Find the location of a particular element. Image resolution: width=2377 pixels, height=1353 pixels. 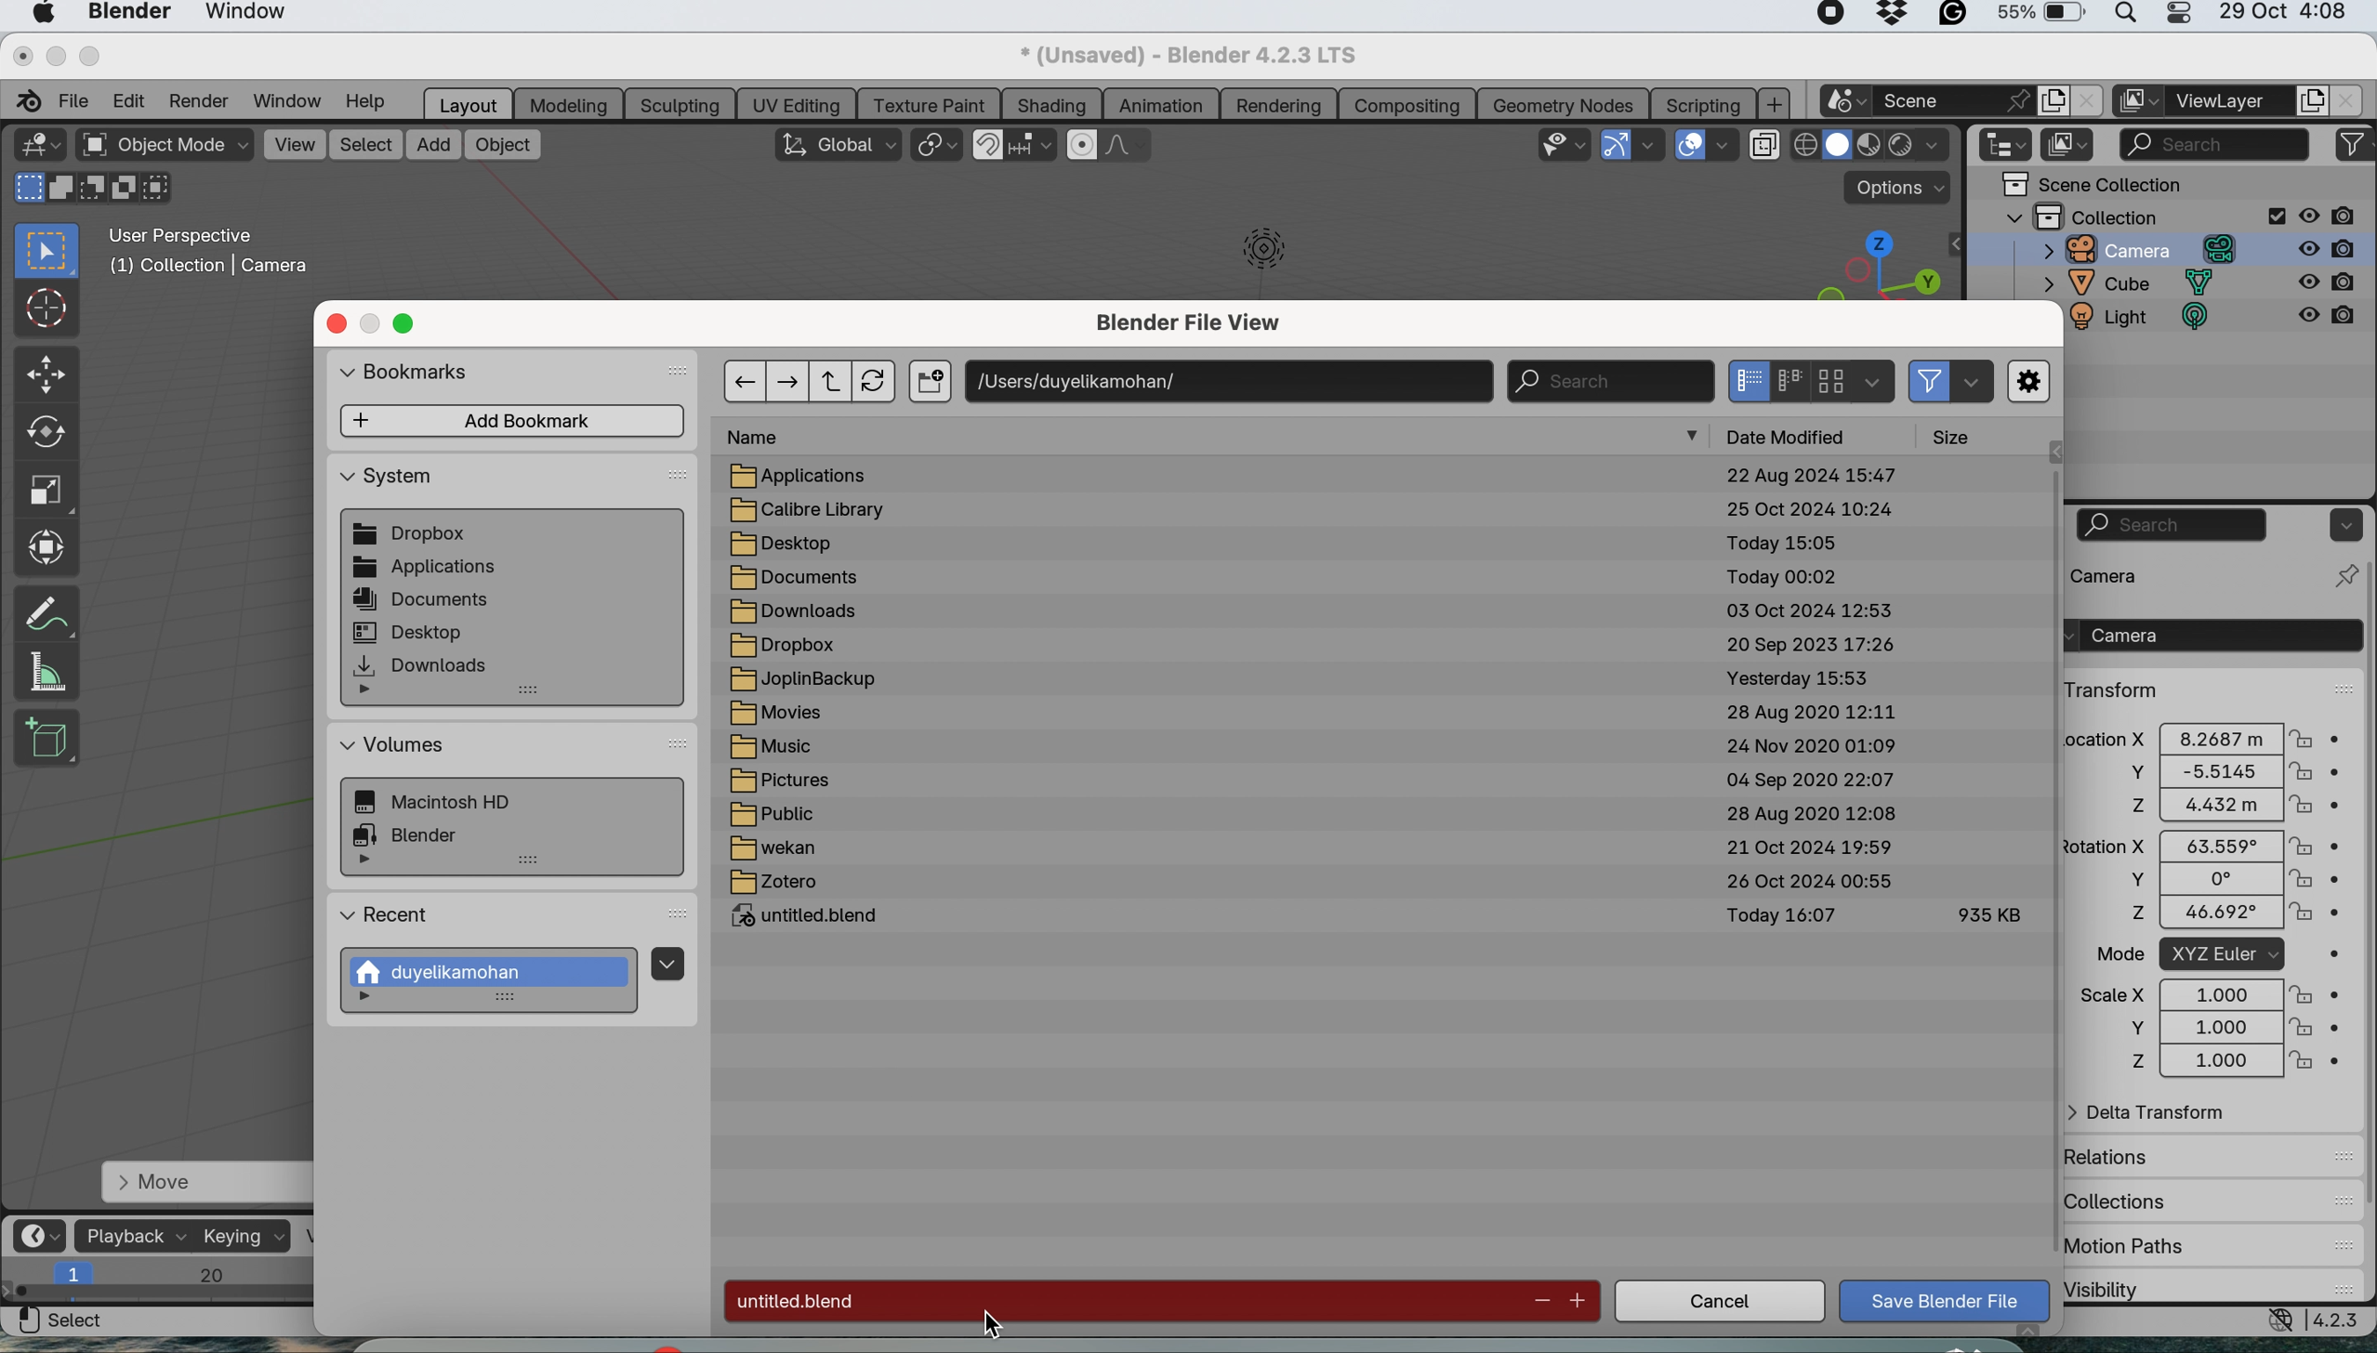

add is located at coordinates (1776, 104).